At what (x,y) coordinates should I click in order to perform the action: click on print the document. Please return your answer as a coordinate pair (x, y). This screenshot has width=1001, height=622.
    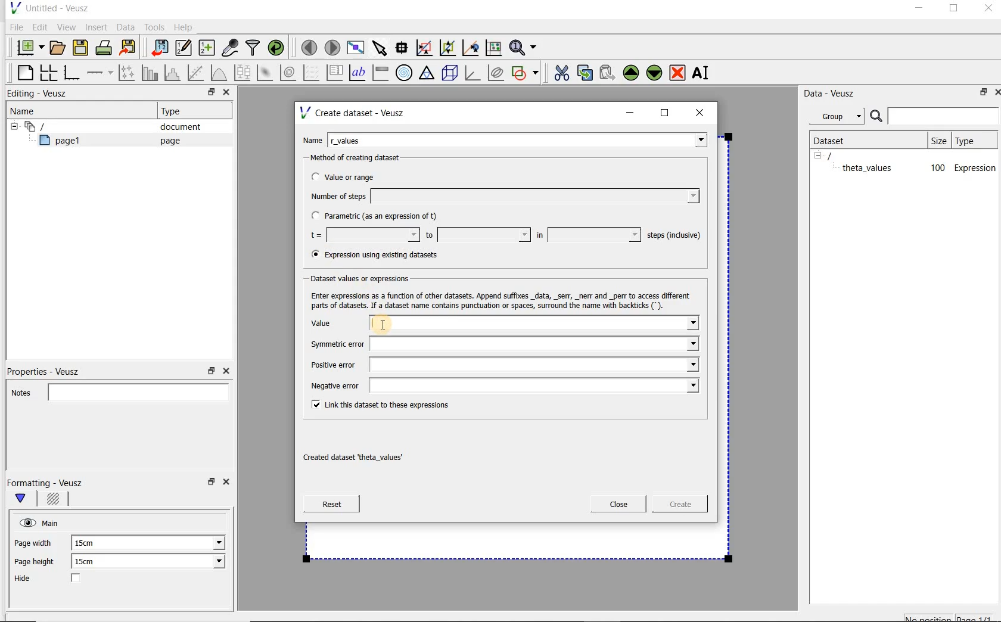
    Looking at the image, I should click on (106, 47).